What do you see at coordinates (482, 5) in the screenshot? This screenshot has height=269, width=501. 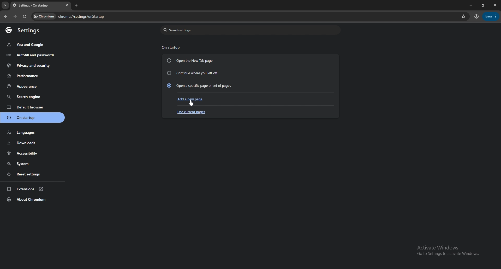 I see `resize` at bounding box center [482, 5].